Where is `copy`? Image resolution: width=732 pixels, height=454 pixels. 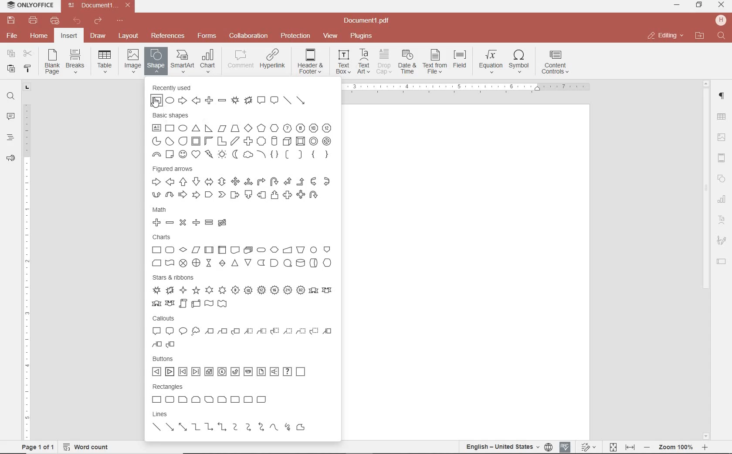 copy is located at coordinates (11, 54).